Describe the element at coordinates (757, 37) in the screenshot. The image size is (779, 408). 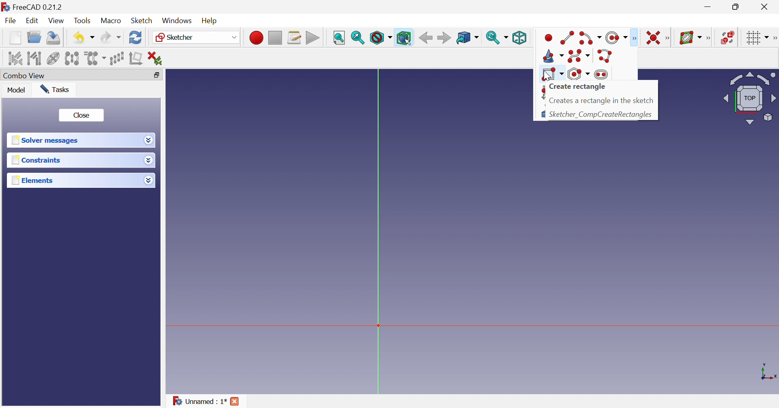
I see `Toggle grid` at that location.